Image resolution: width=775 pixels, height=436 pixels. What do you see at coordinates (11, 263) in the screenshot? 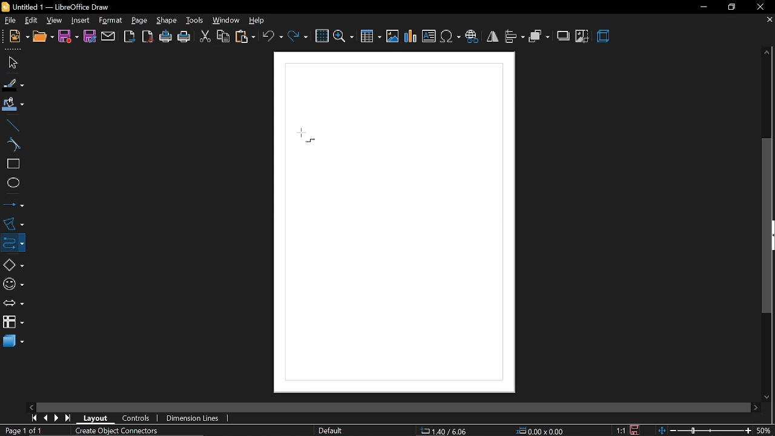
I see `basic shapes` at bounding box center [11, 263].